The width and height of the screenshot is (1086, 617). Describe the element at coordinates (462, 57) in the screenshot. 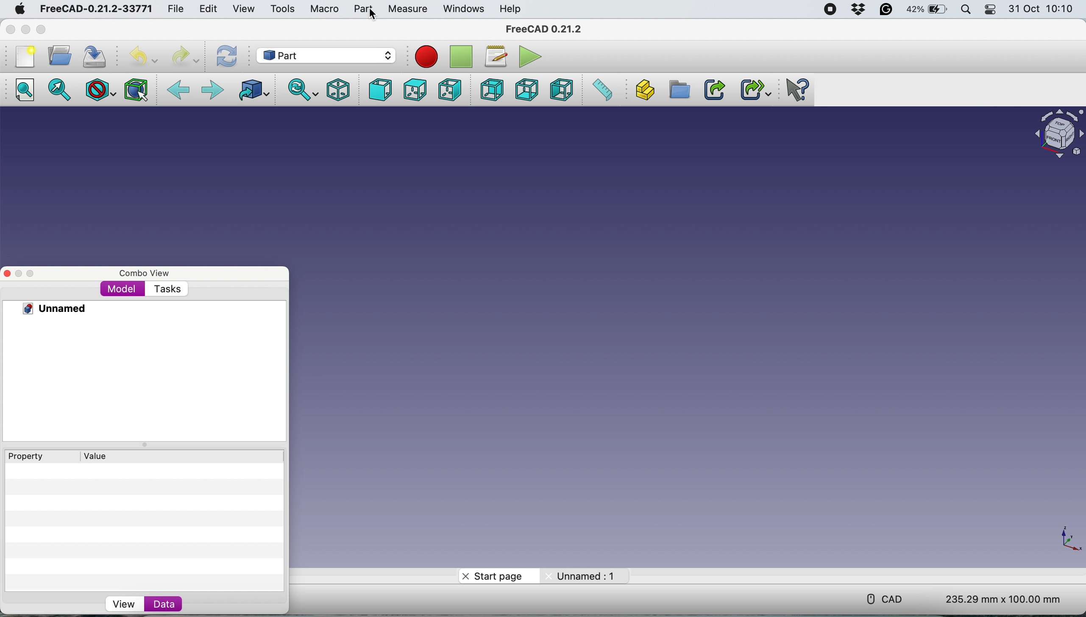

I see `Stop recording macros` at that location.